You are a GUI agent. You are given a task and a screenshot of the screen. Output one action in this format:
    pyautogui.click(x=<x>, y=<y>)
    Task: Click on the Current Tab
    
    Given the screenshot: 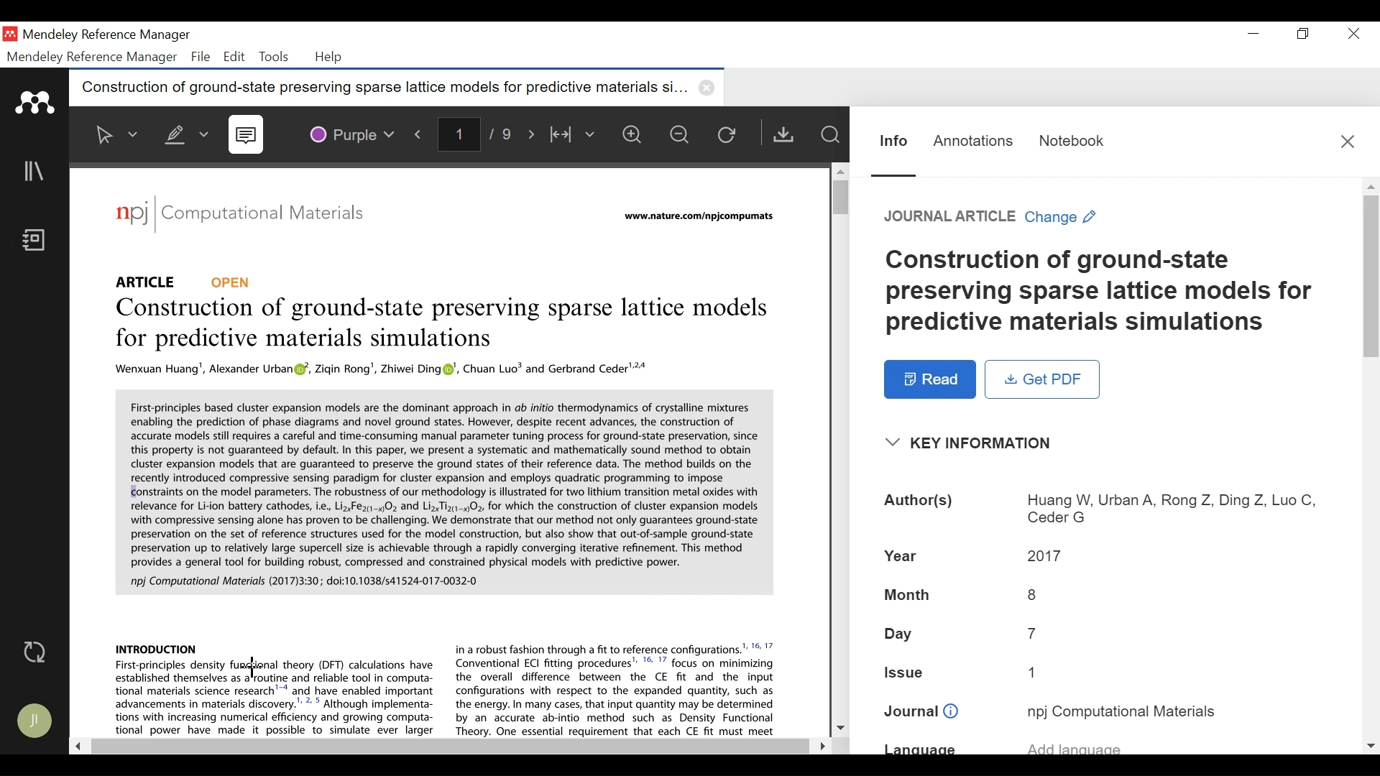 What is the action you would take?
    pyautogui.click(x=397, y=88)
    